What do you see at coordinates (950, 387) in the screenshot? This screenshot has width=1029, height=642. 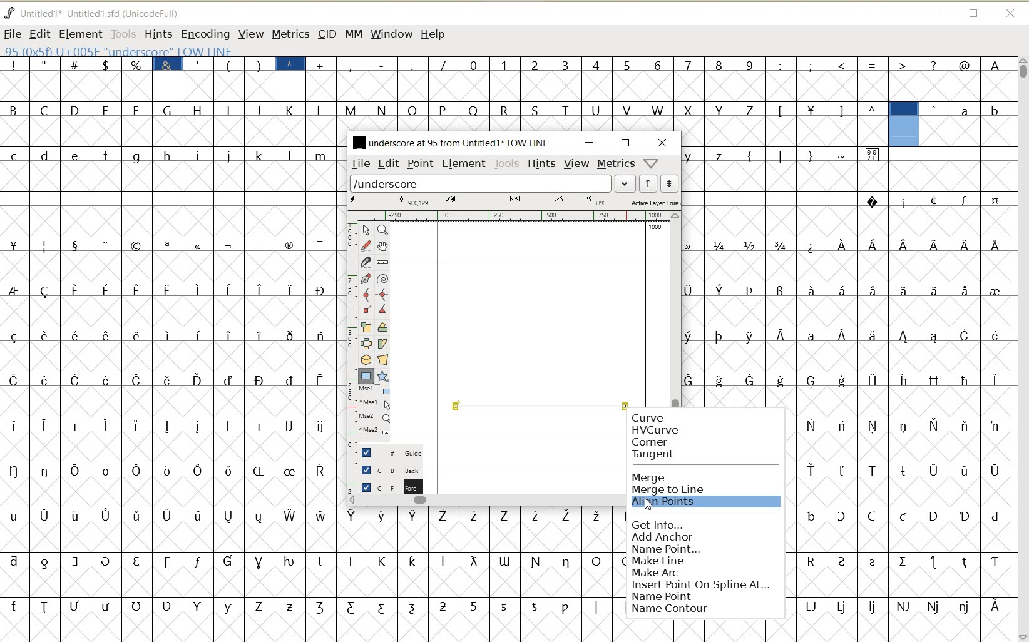 I see `GLYPHY CHARACTERS` at bounding box center [950, 387].